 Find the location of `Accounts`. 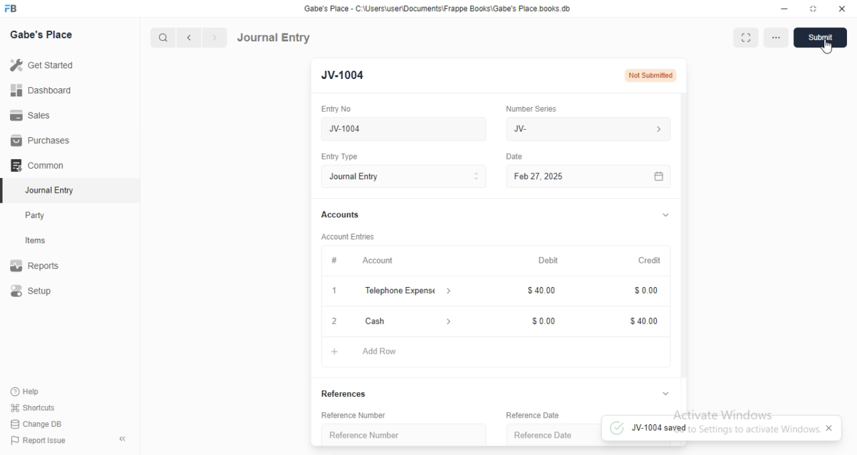

Accounts is located at coordinates (339, 215).